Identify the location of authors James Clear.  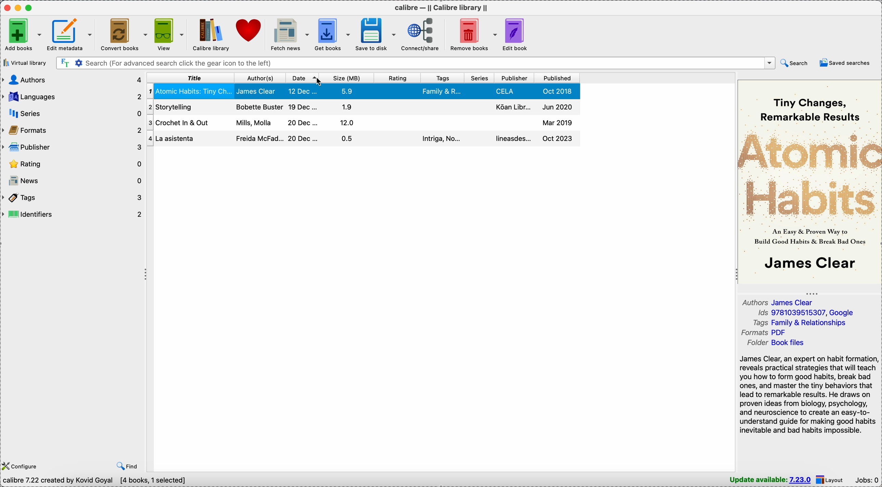
(779, 302).